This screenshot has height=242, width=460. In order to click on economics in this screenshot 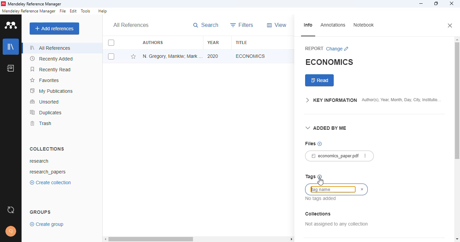, I will do `click(251, 56)`.